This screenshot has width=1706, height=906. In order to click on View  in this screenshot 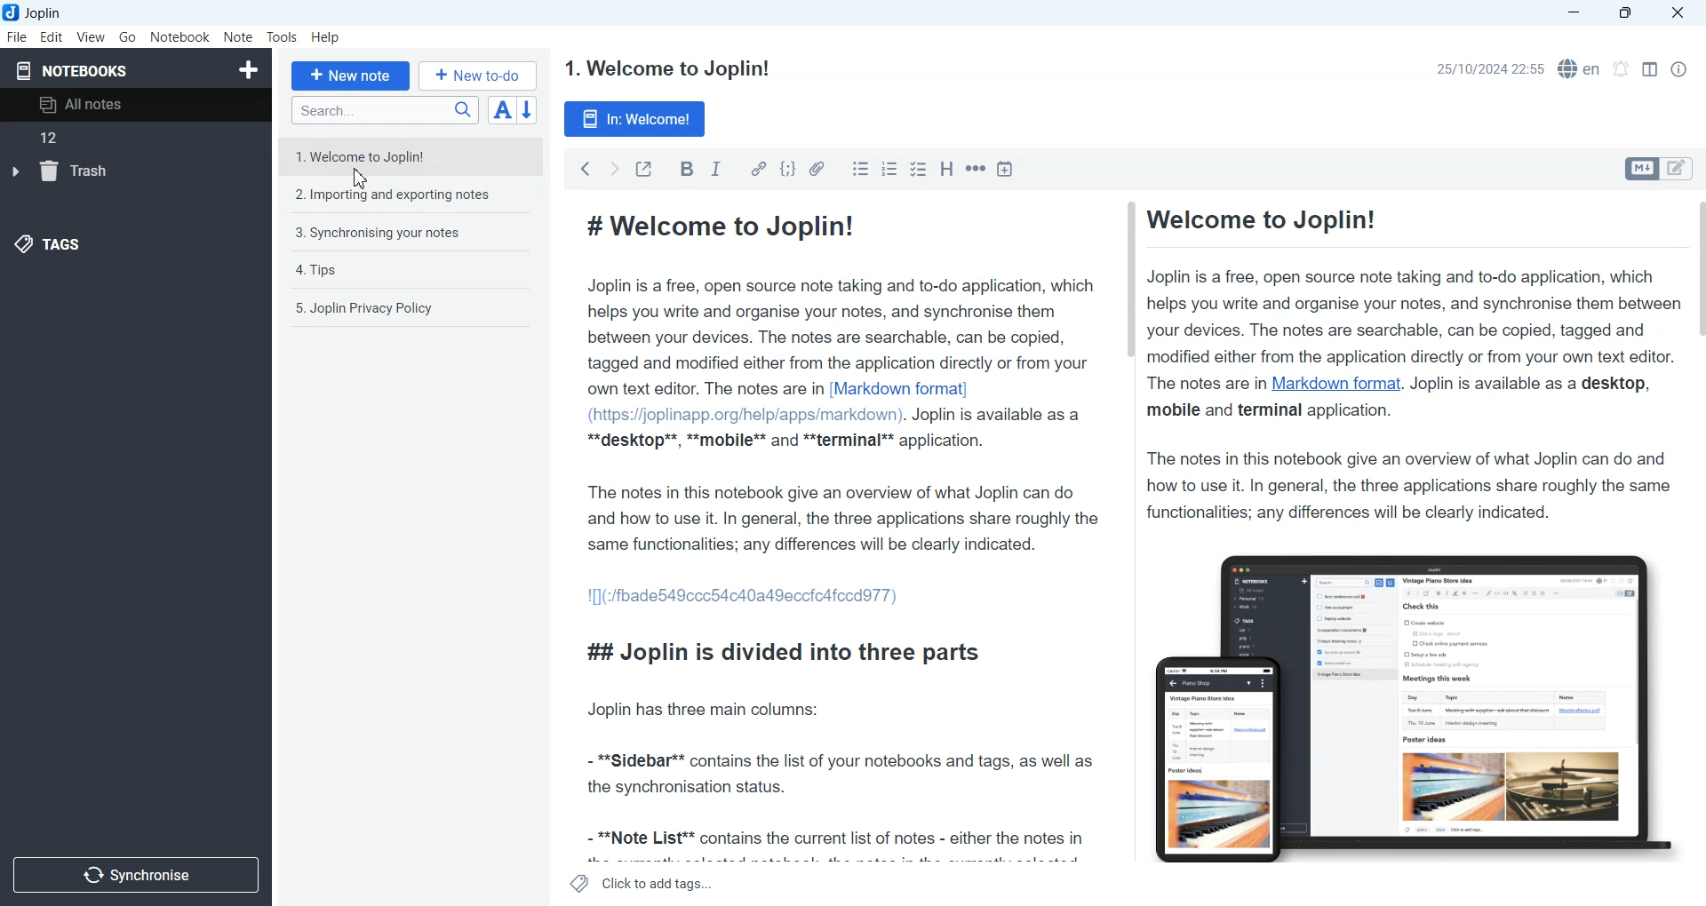, I will do `click(91, 36)`.